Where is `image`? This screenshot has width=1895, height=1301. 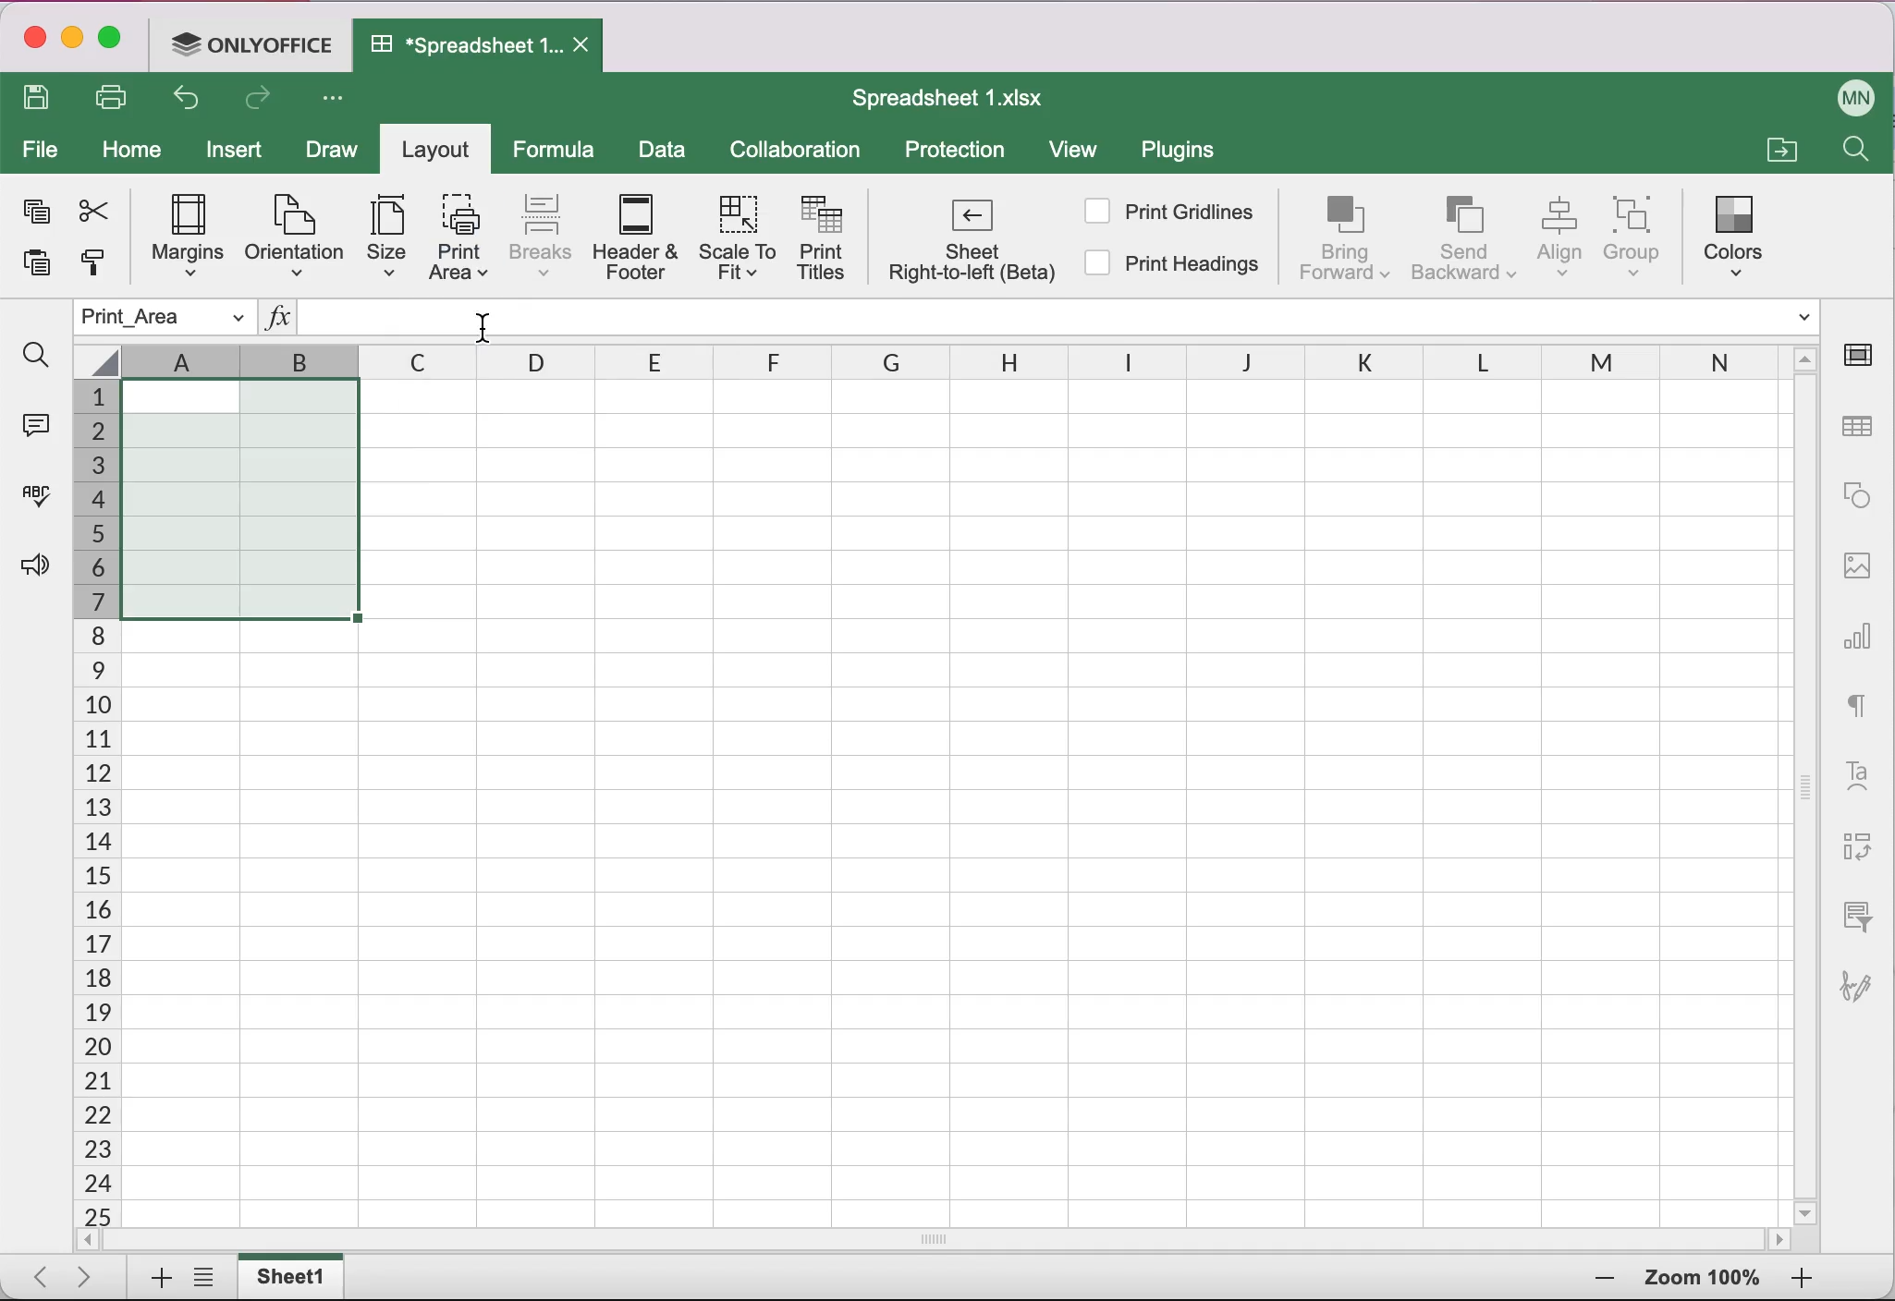 image is located at coordinates (1857, 563).